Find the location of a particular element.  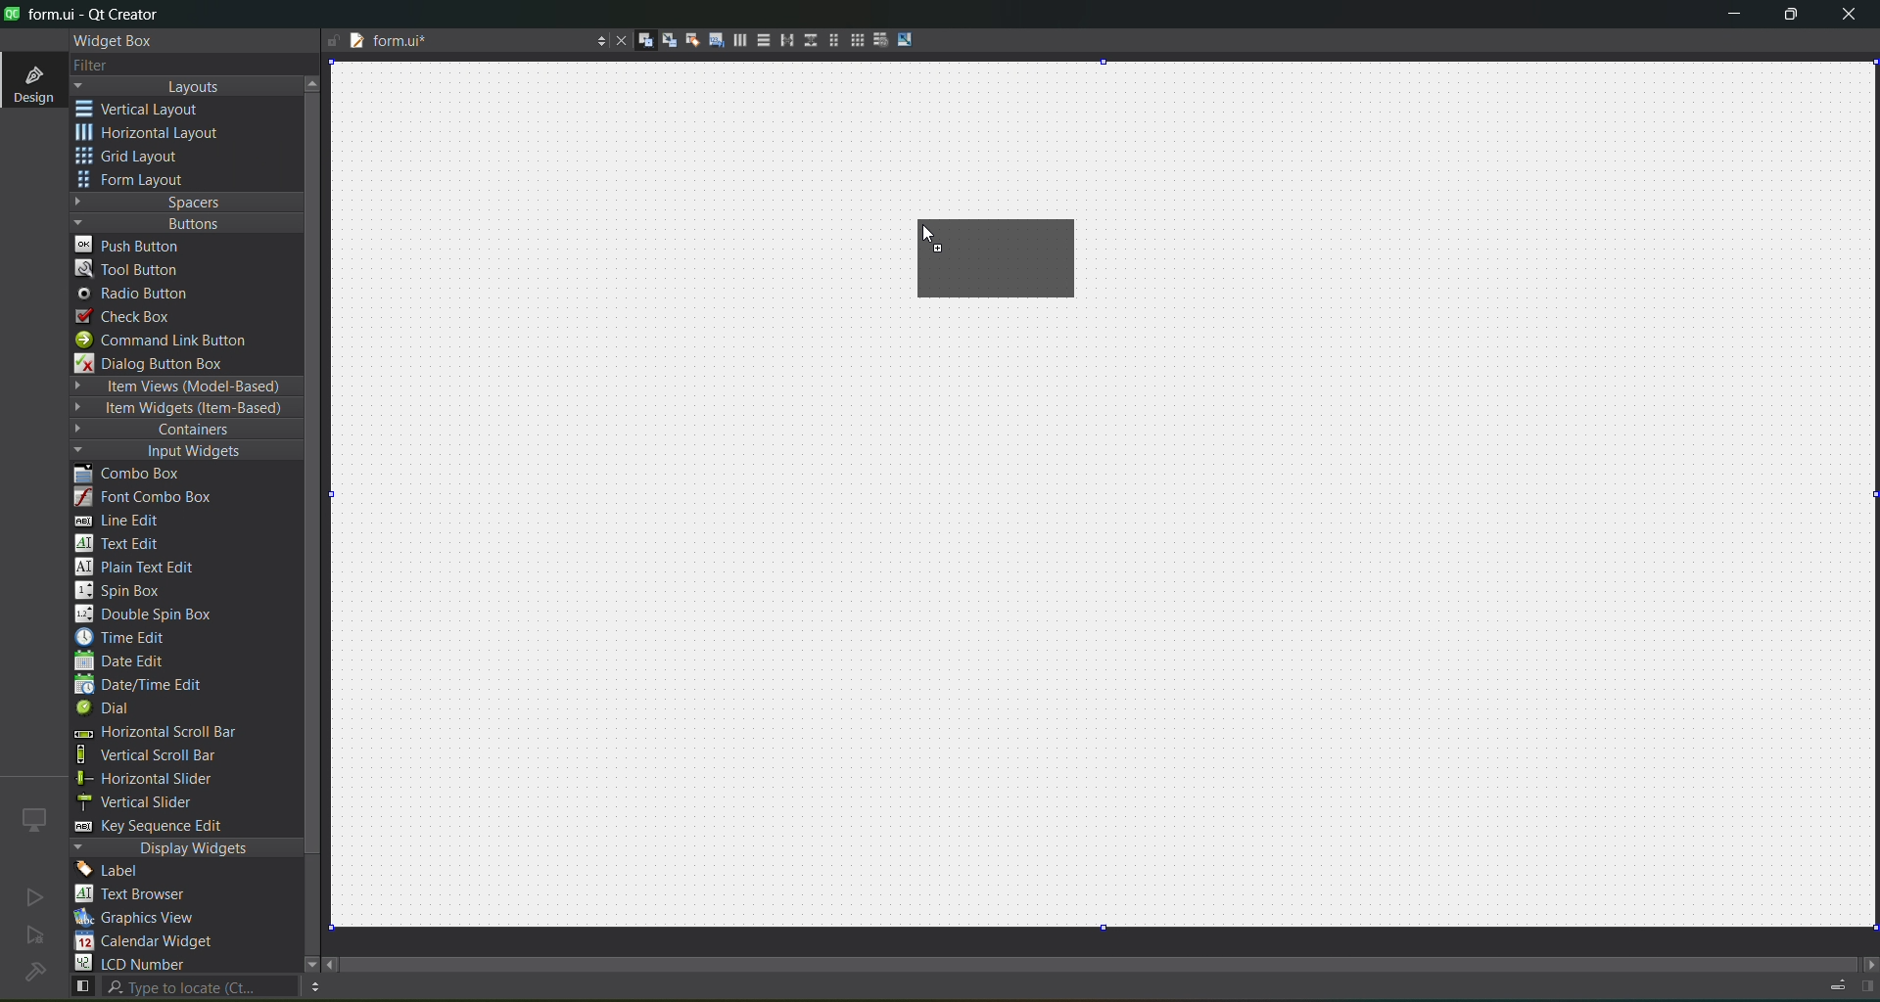

label is located at coordinates (114, 871).